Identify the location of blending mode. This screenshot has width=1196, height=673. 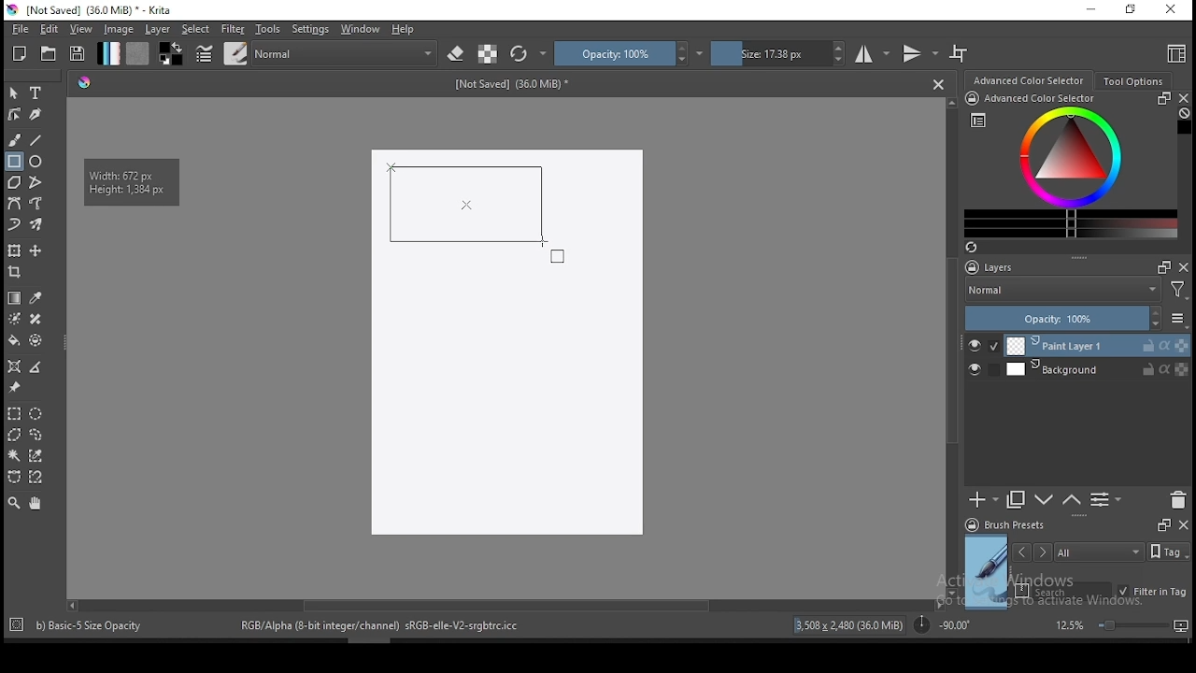
(346, 53).